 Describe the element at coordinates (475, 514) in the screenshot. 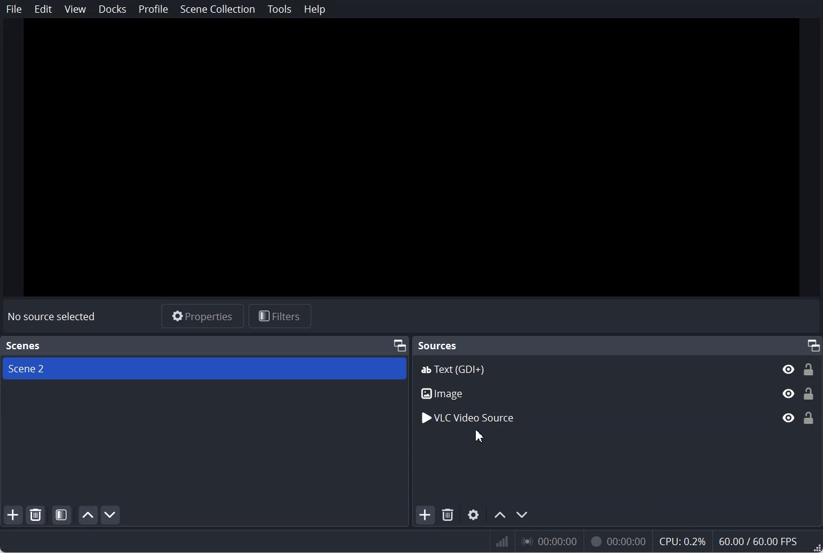

I see `Open source Properties` at that location.